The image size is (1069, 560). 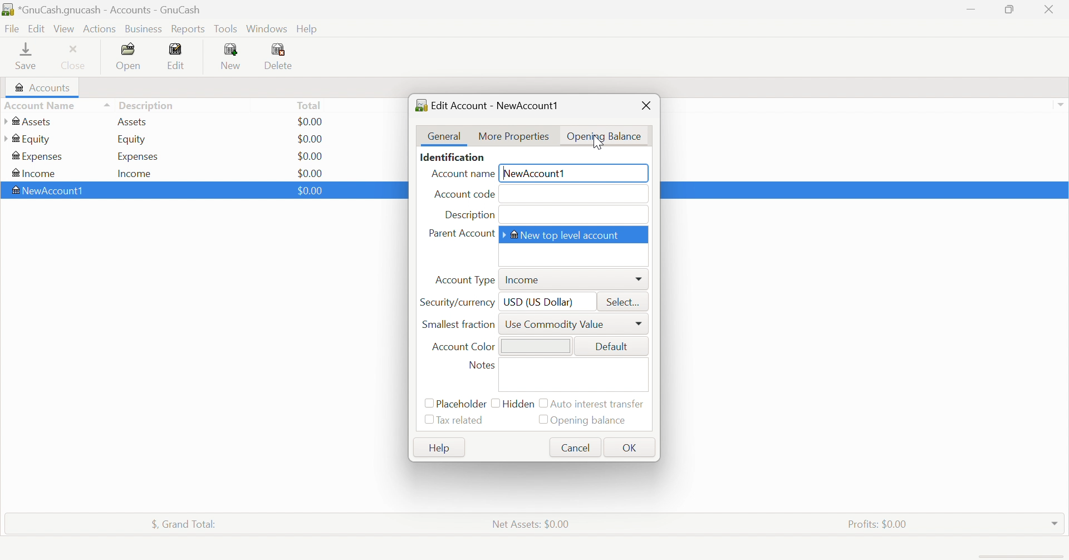 What do you see at coordinates (468, 214) in the screenshot?
I see `Description` at bounding box center [468, 214].